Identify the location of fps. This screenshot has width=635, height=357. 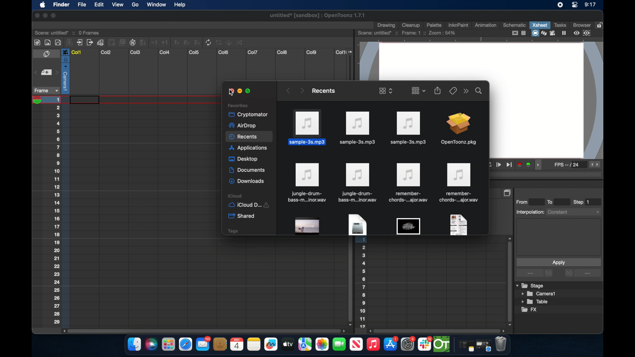
(595, 165).